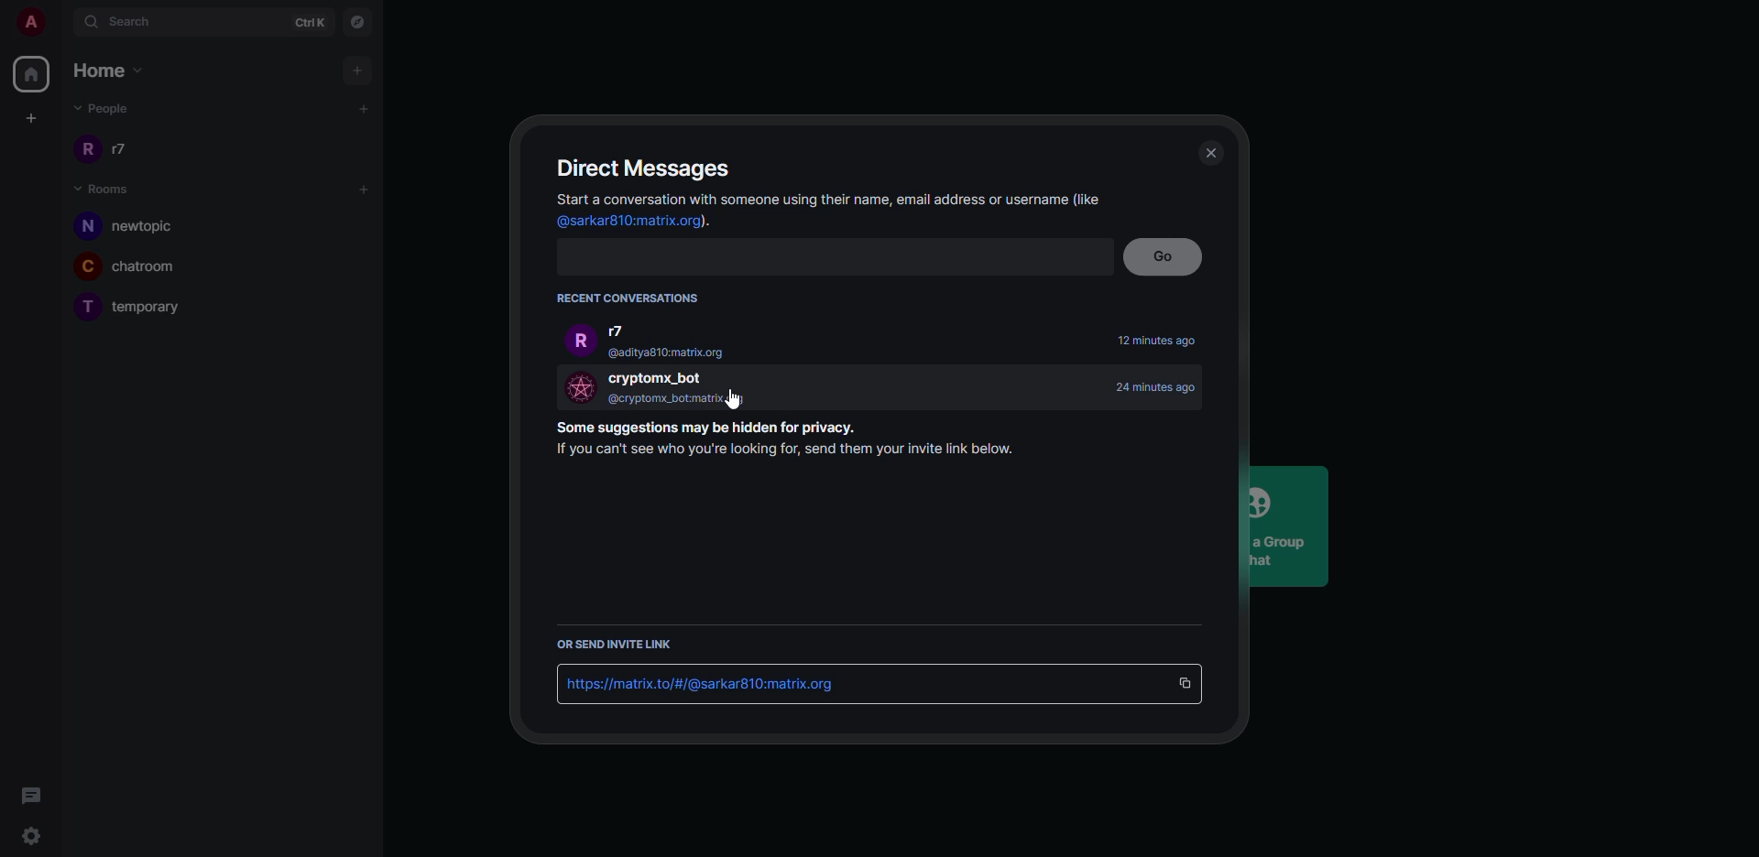  I want to click on rooms, so click(103, 190).